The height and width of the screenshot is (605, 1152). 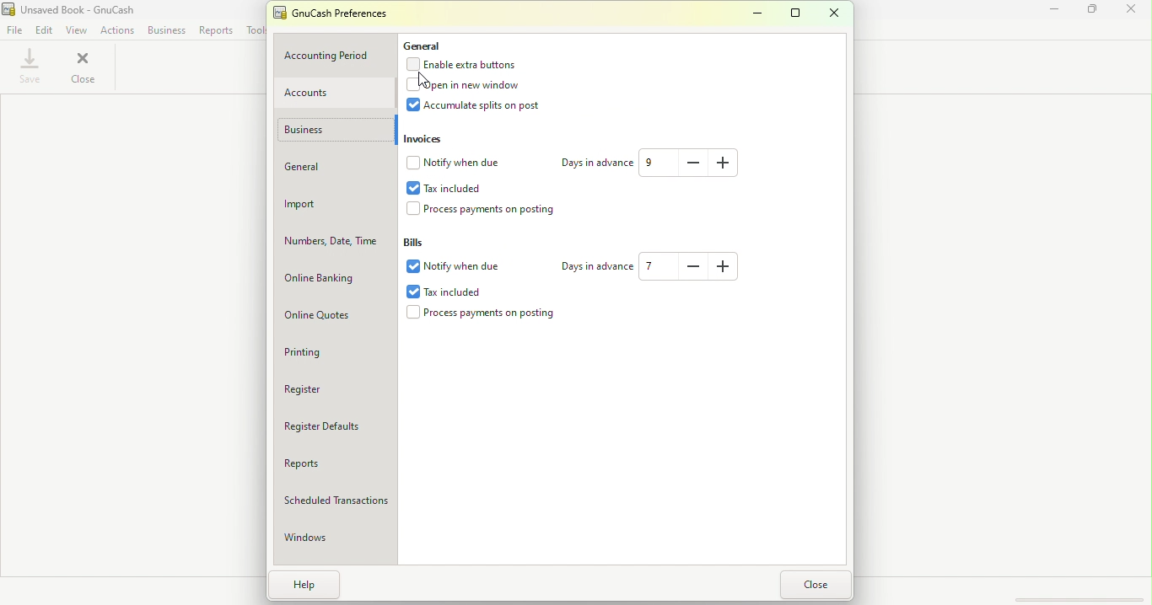 I want to click on Printing, so click(x=333, y=351).